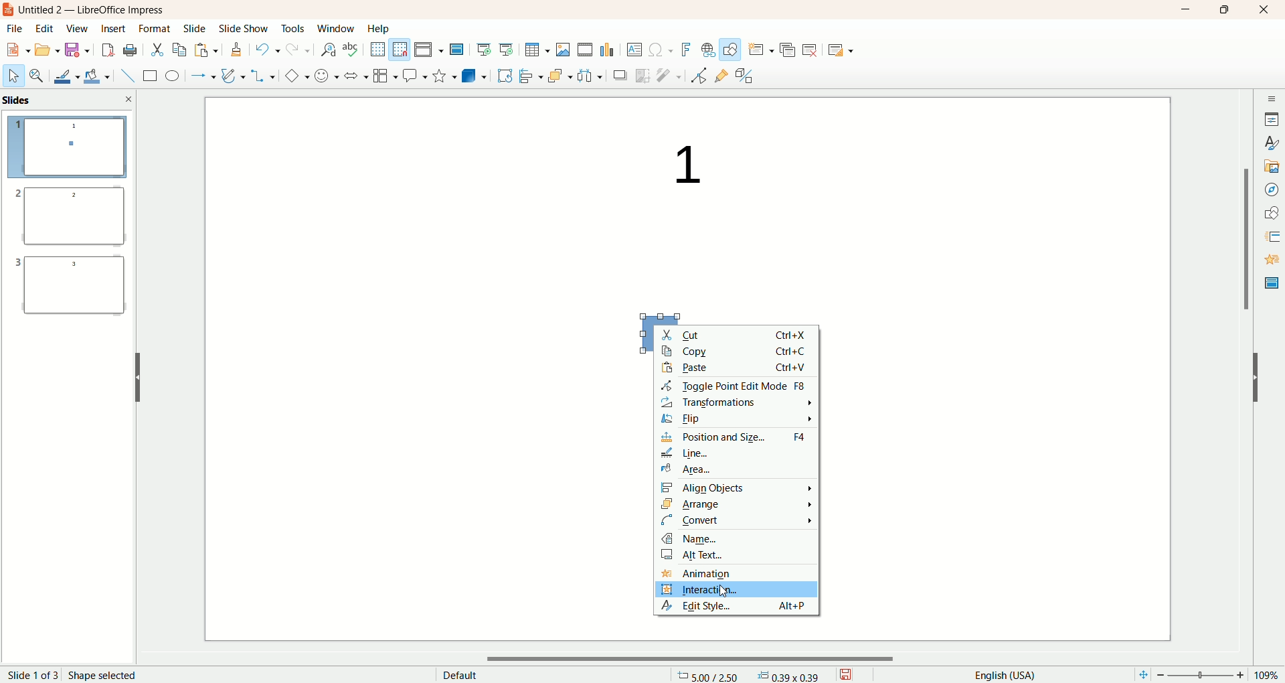  I want to click on find and replace, so click(327, 51).